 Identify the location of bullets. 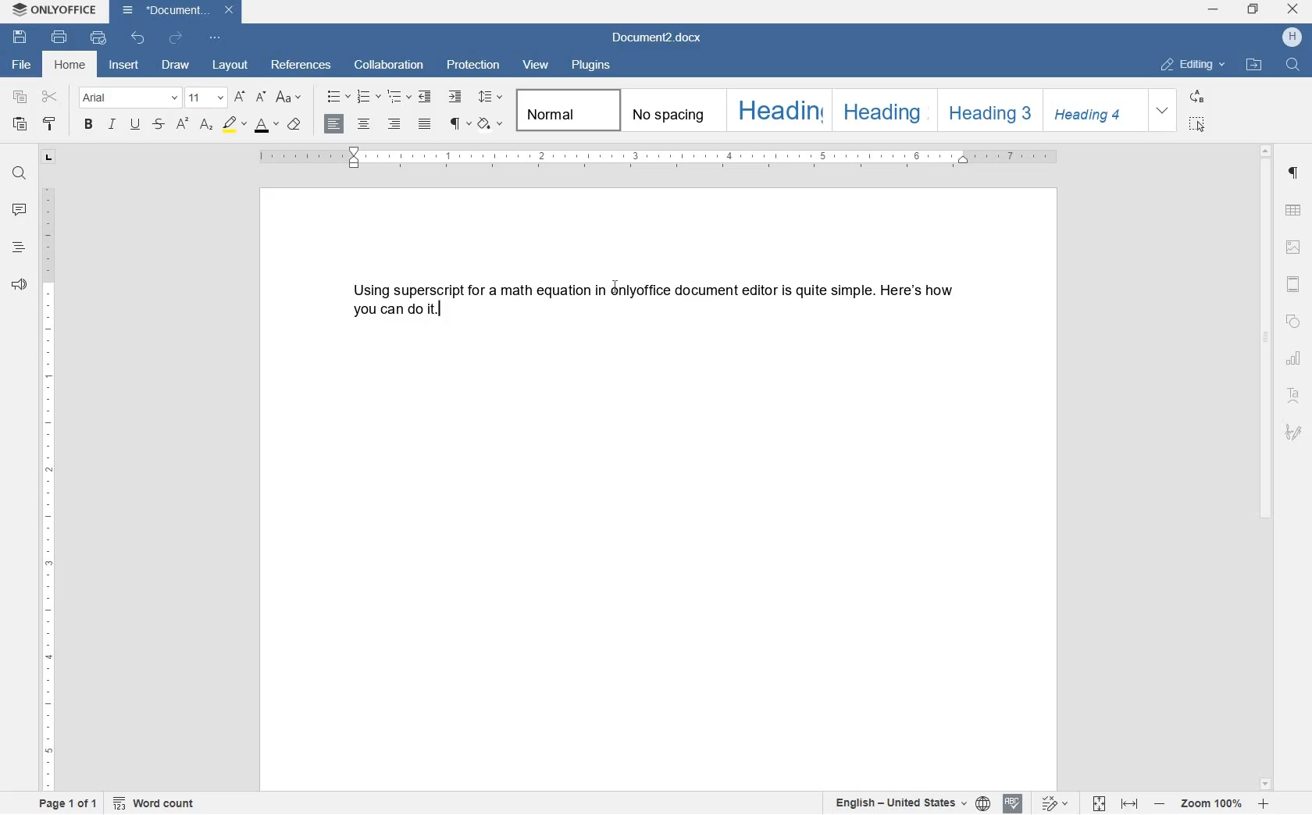
(338, 96).